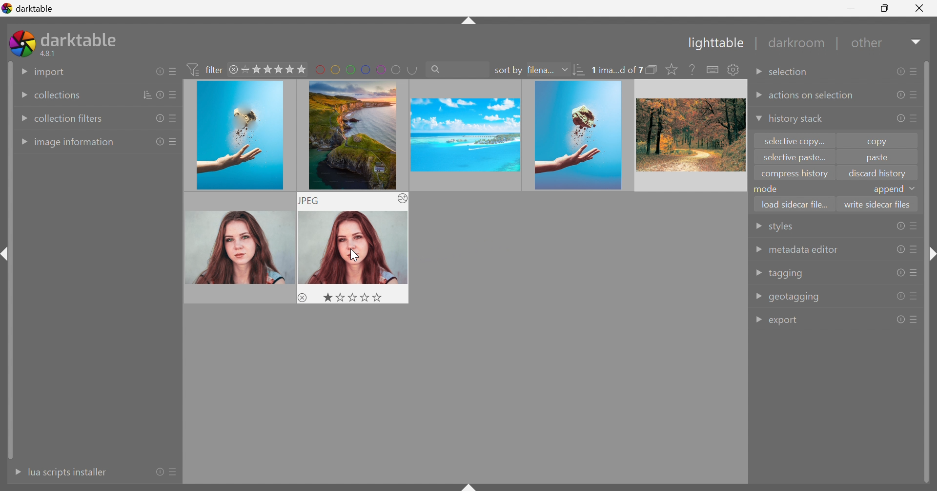 Image resolution: width=937 pixels, height=491 pixels. I want to click on image, so click(350, 134).